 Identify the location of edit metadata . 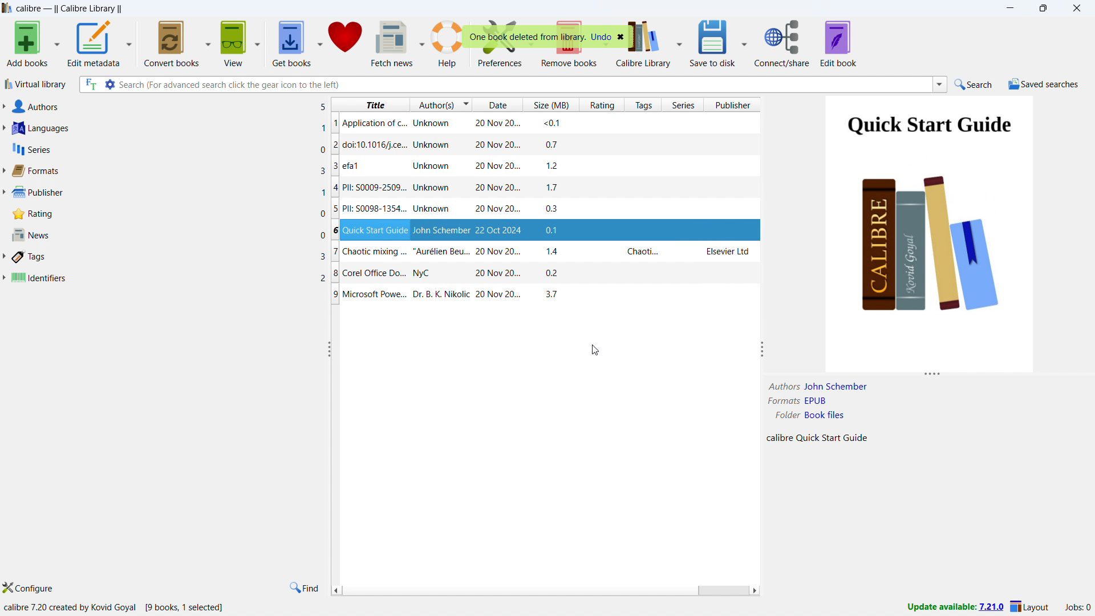
(94, 42).